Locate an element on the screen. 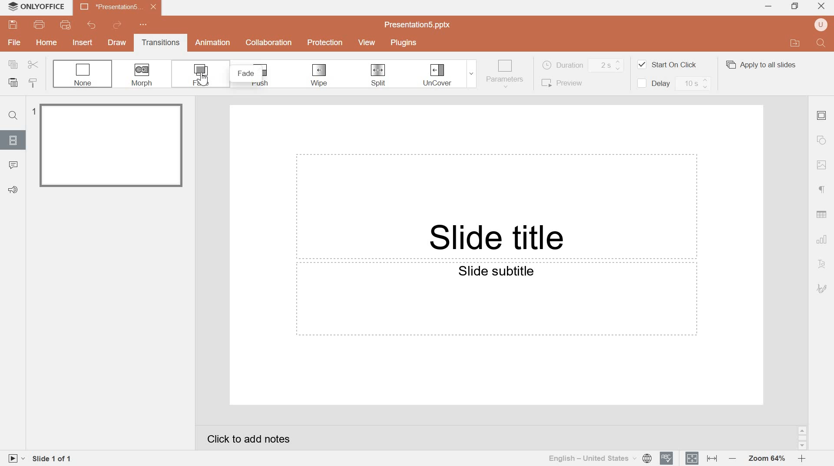 Image resolution: width=834 pixels, height=466 pixels. undo is located at coordinates (90, 24).